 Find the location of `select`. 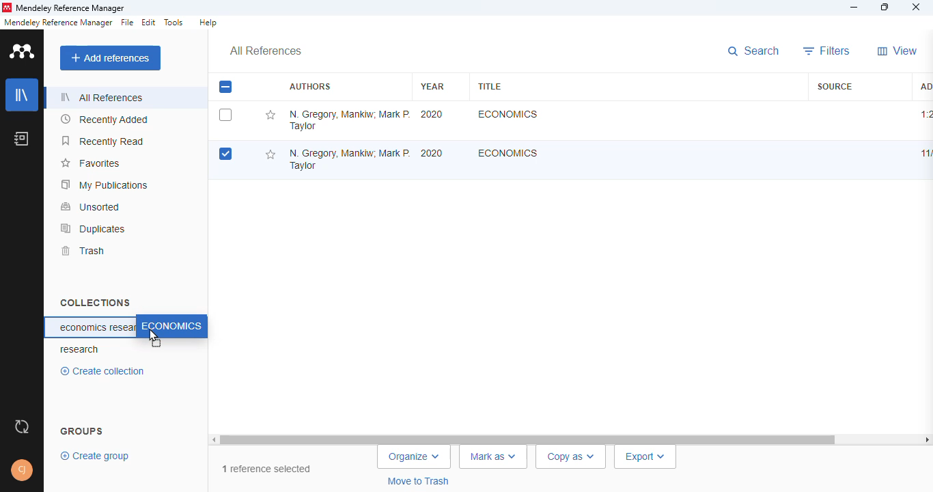

select is located at coordinates (225, 154).